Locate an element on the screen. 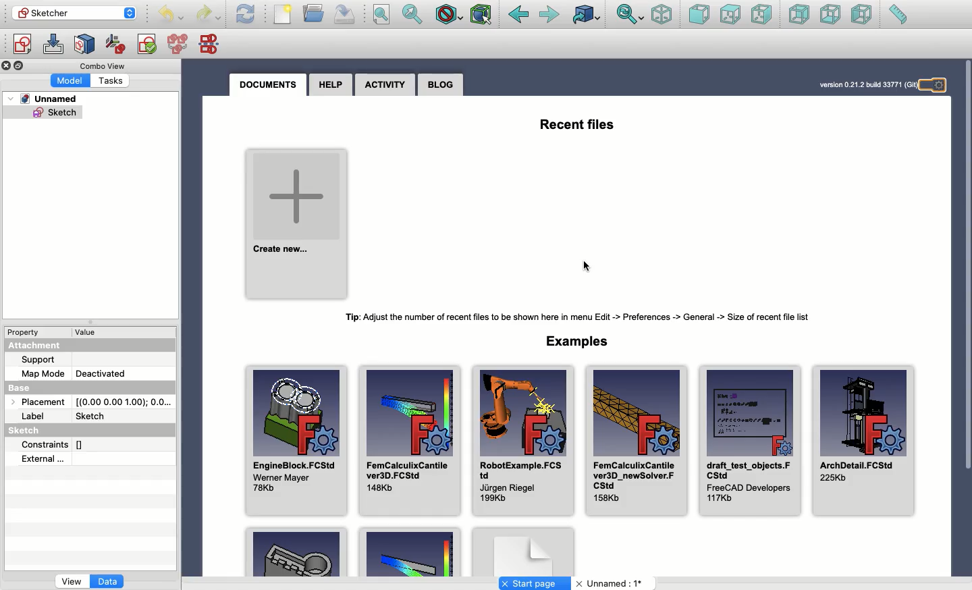 The height and width of the screenshot is (590, 972). Undo is located at coordinates (173, 15).